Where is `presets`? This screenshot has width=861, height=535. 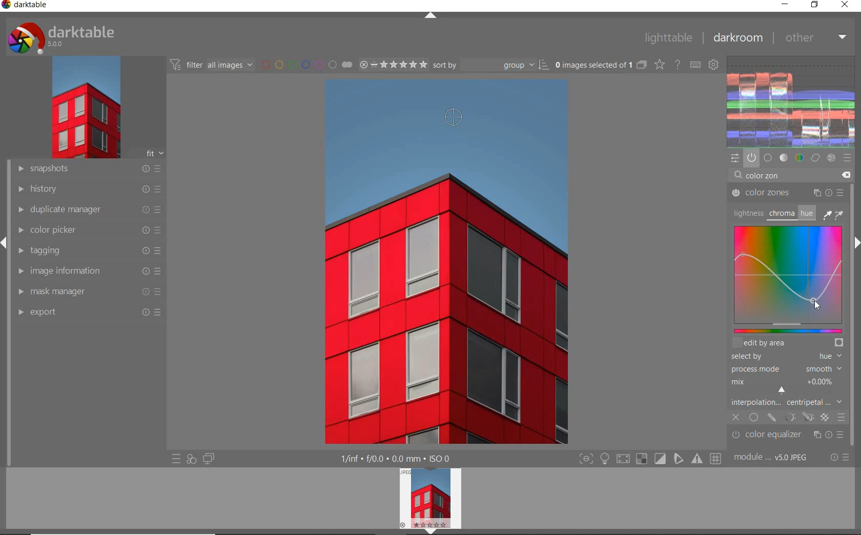
presets is located at coordinates (847, 157).